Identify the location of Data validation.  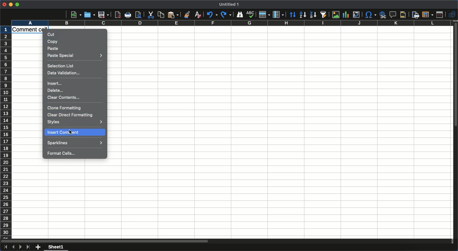
(69, 73).